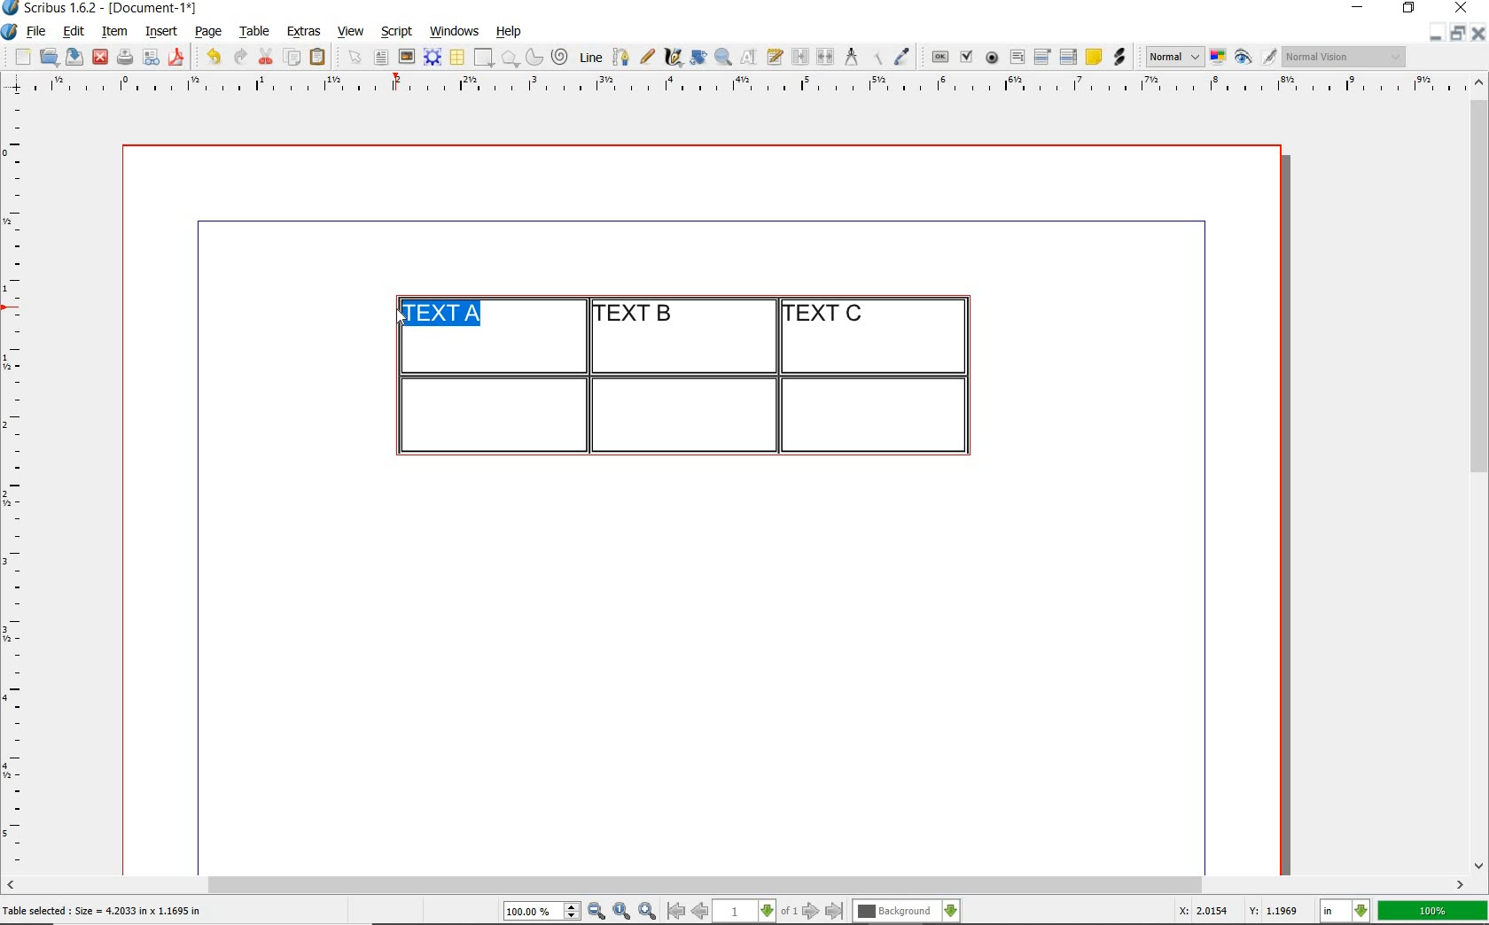 This screenshot has width=1489, height=925. I want to click on edit, so click(74, 31).